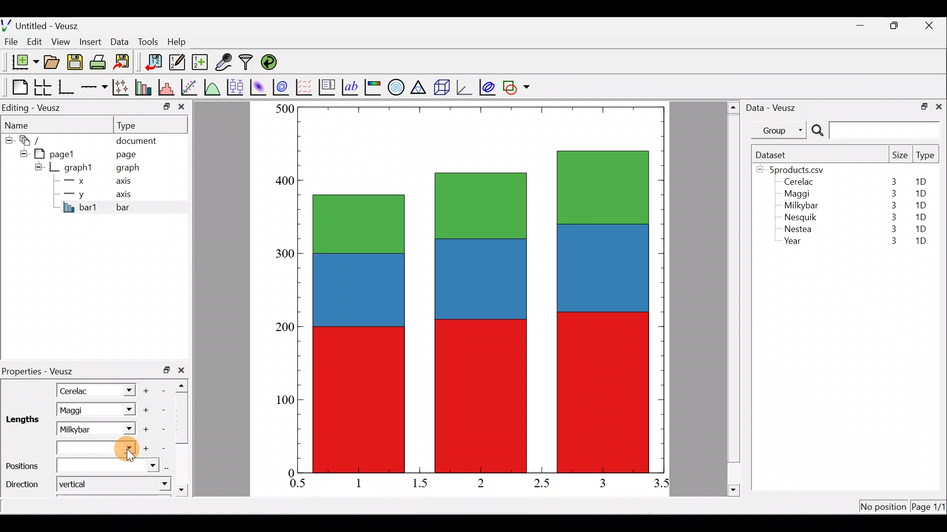 This screenshot has height=532, width=947. Describe the element at coordinates (884, 507) in the screenshot. I see `No position` at that location.